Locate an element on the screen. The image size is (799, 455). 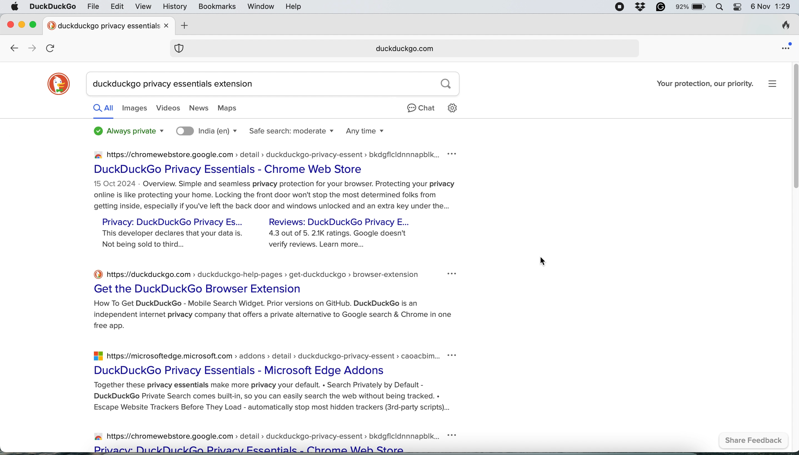
Privacy: DuckDuckGo Privacy Es... is located at coordinates (172, 220).